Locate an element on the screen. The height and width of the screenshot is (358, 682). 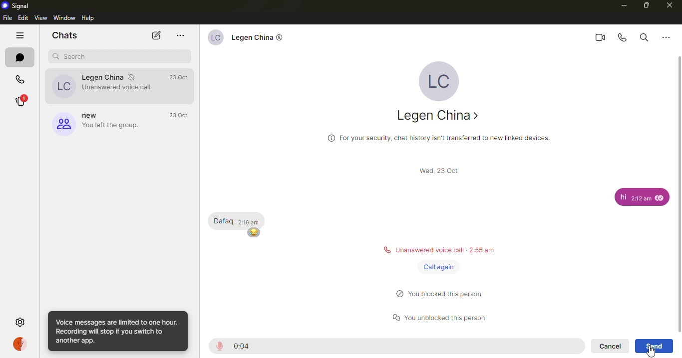
profile is located at coordinates (18, 344).